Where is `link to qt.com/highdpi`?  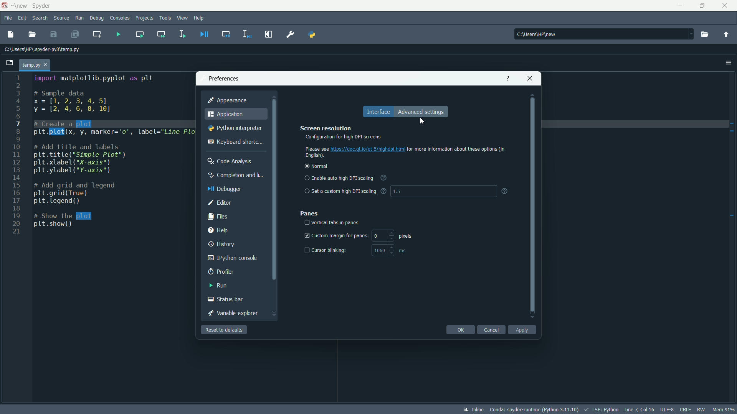
link to qt.com/highdpi is located at coordinates (368, 149).